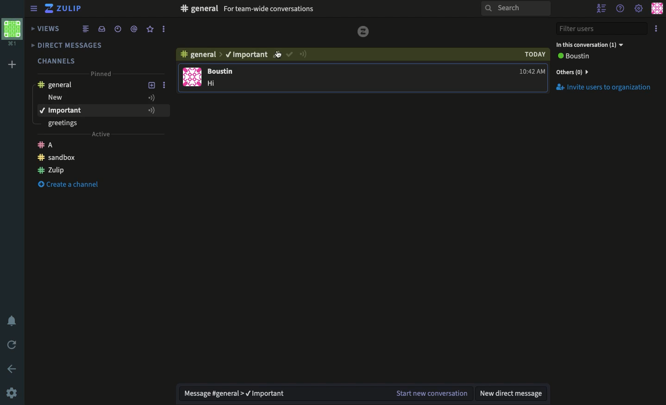  Describe the element at coordinates (327, 392) in the screenshot. I see `Message` at that location.